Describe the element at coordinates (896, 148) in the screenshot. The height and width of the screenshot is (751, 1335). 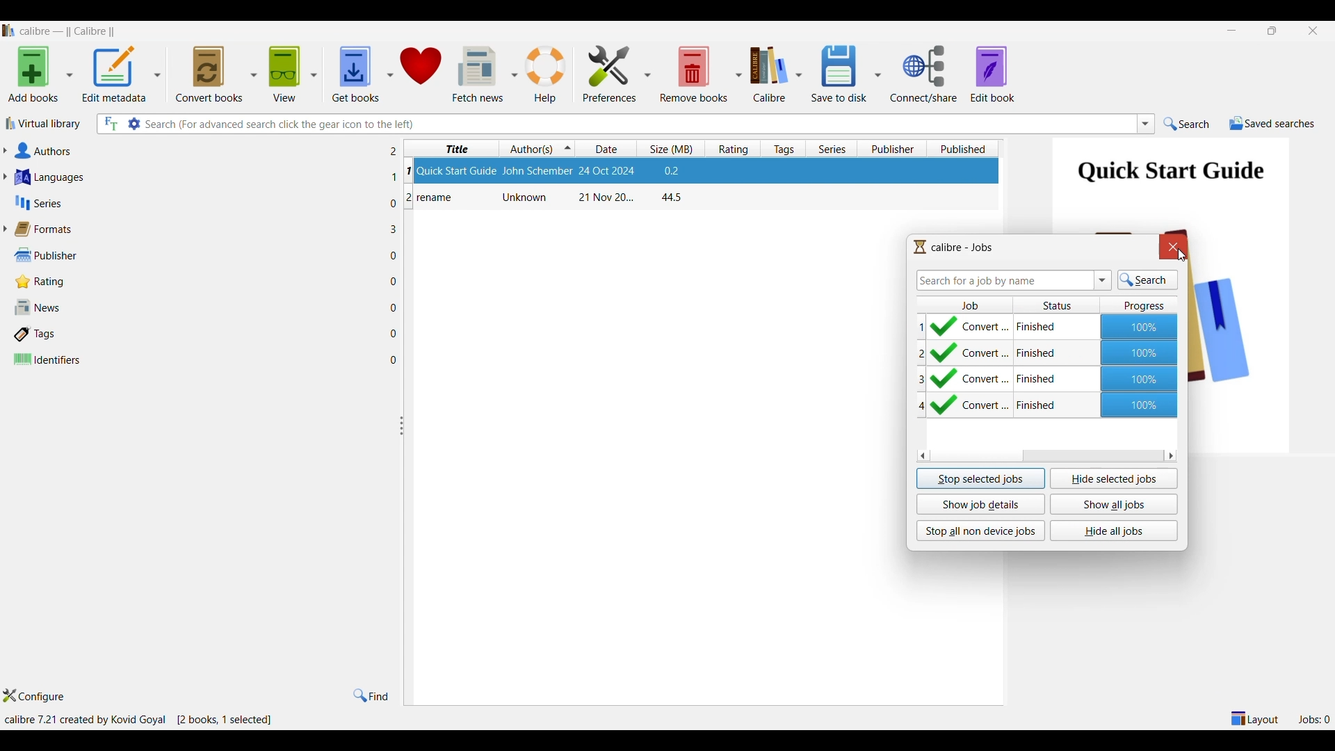
I see `Publisher column` at that location.